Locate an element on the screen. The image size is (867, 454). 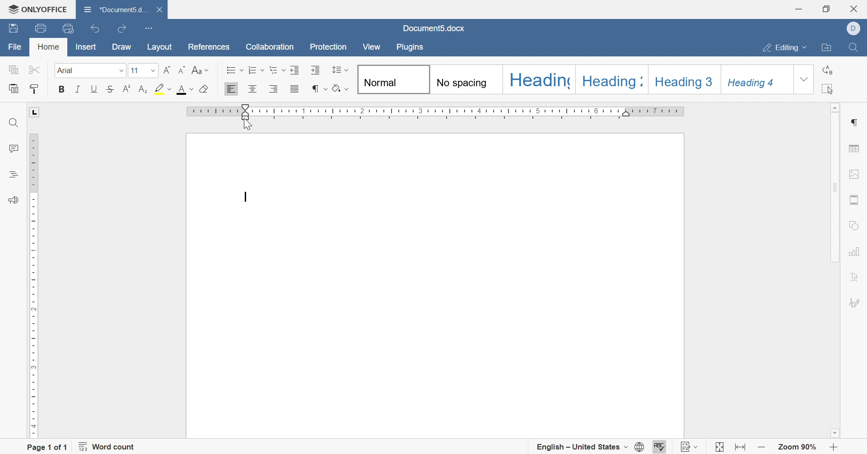
font is located at coordinates (68, 70).